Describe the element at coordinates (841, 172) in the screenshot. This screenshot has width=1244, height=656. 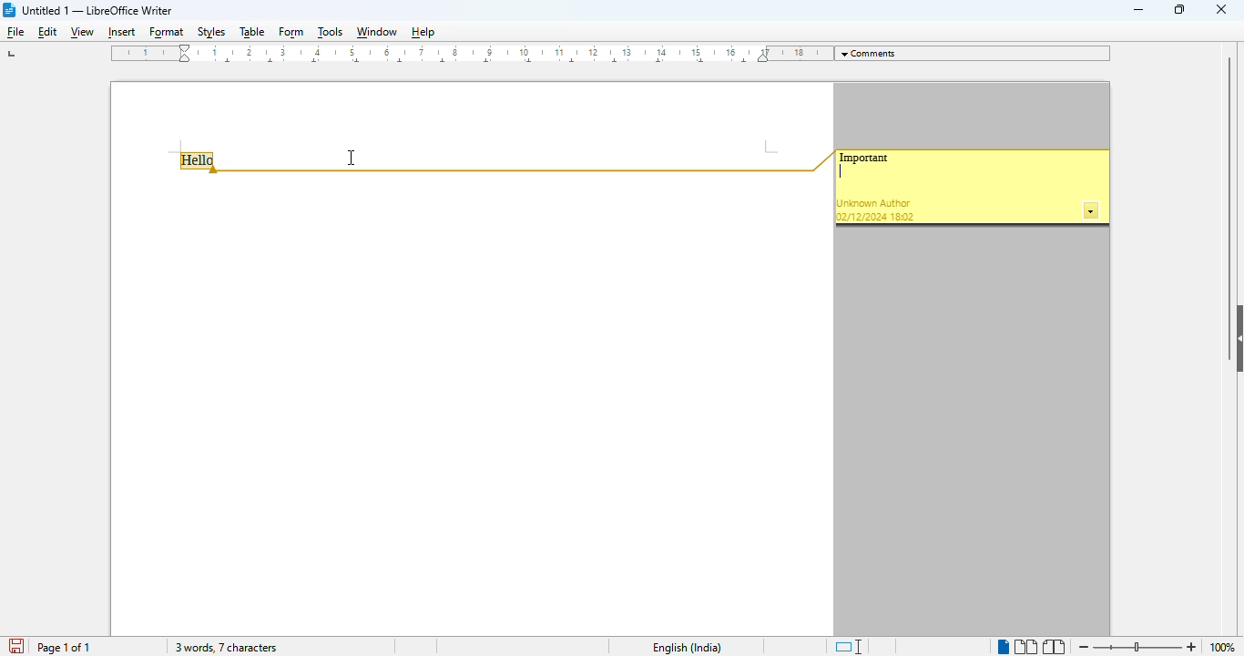
I see `typing cursor` at that location.